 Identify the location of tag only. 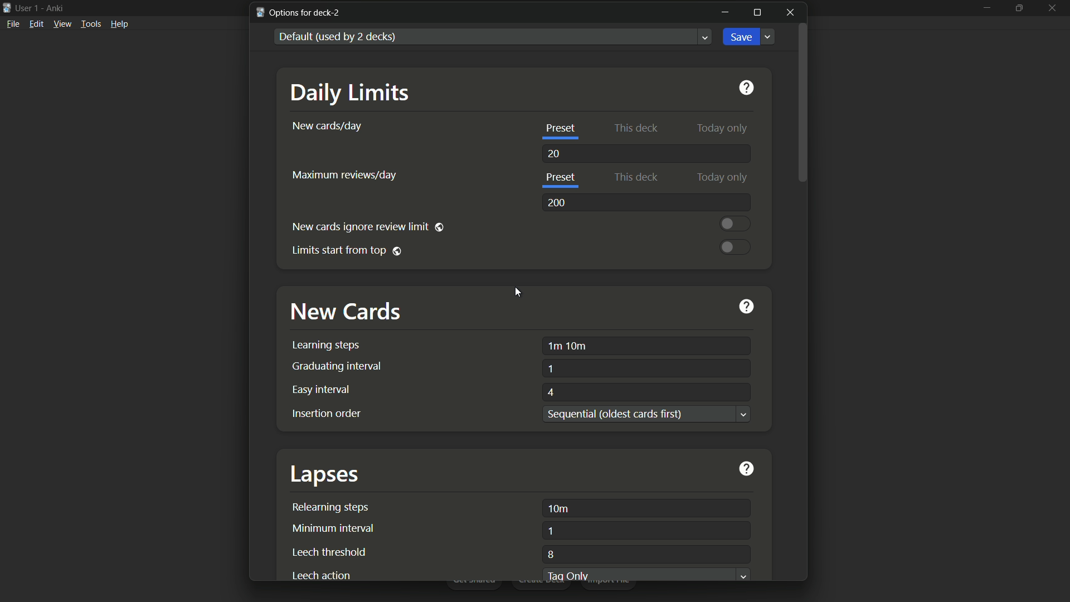
(636, 574).